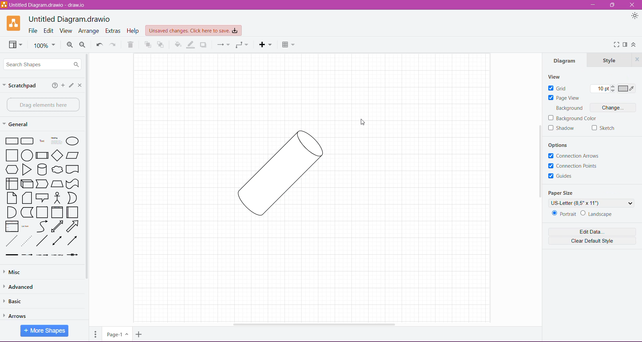 This screenshot has height=342, width=642. What do you see at coordinates (10, 23) in the screenshot?
I see `Application Logo` at bounding box center [10, 23].